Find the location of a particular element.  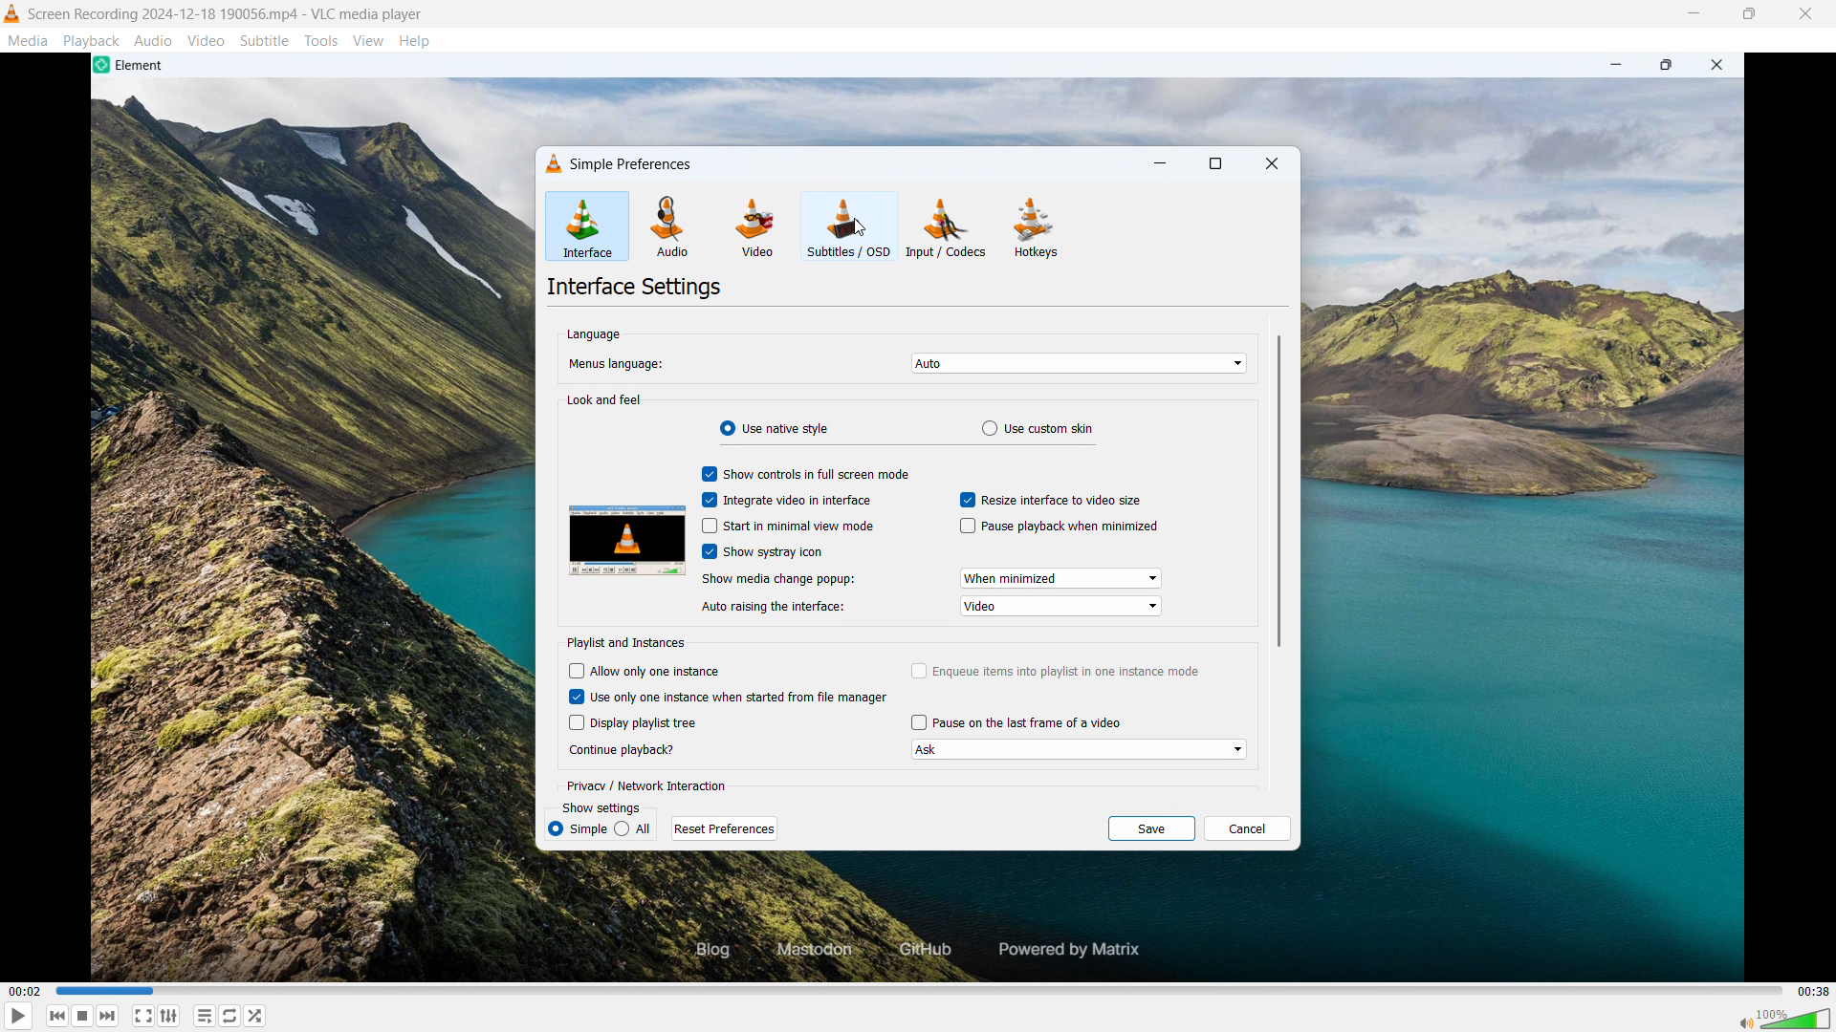

tools is located at coordinates (321, 41).